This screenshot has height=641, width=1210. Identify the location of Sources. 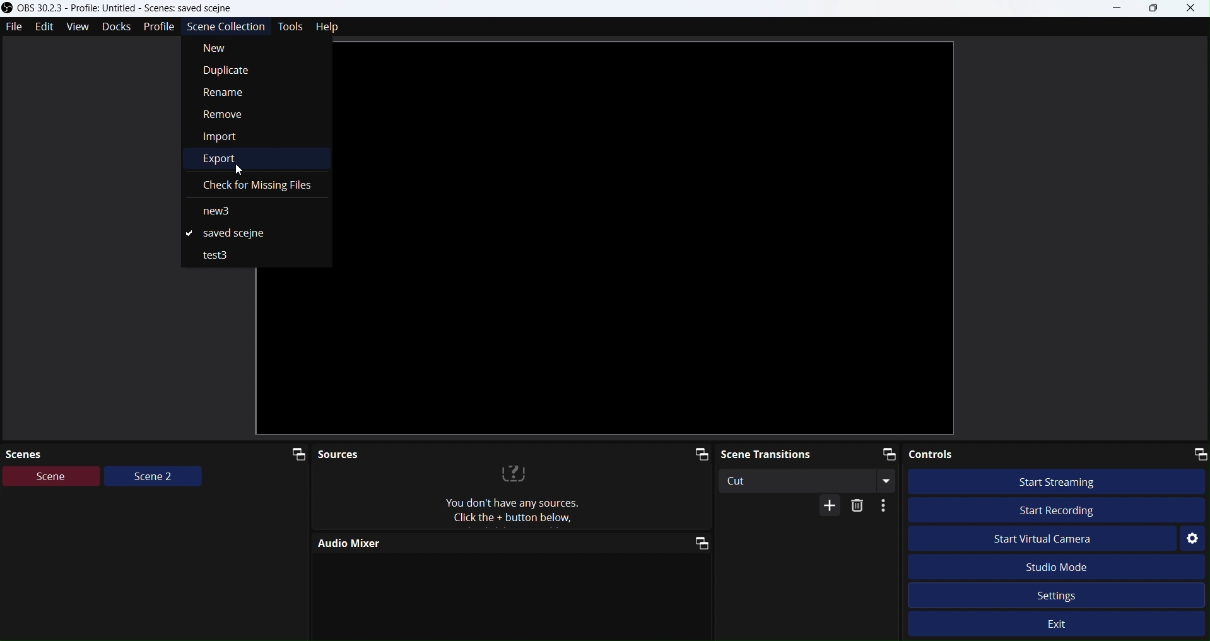
(514, 456).